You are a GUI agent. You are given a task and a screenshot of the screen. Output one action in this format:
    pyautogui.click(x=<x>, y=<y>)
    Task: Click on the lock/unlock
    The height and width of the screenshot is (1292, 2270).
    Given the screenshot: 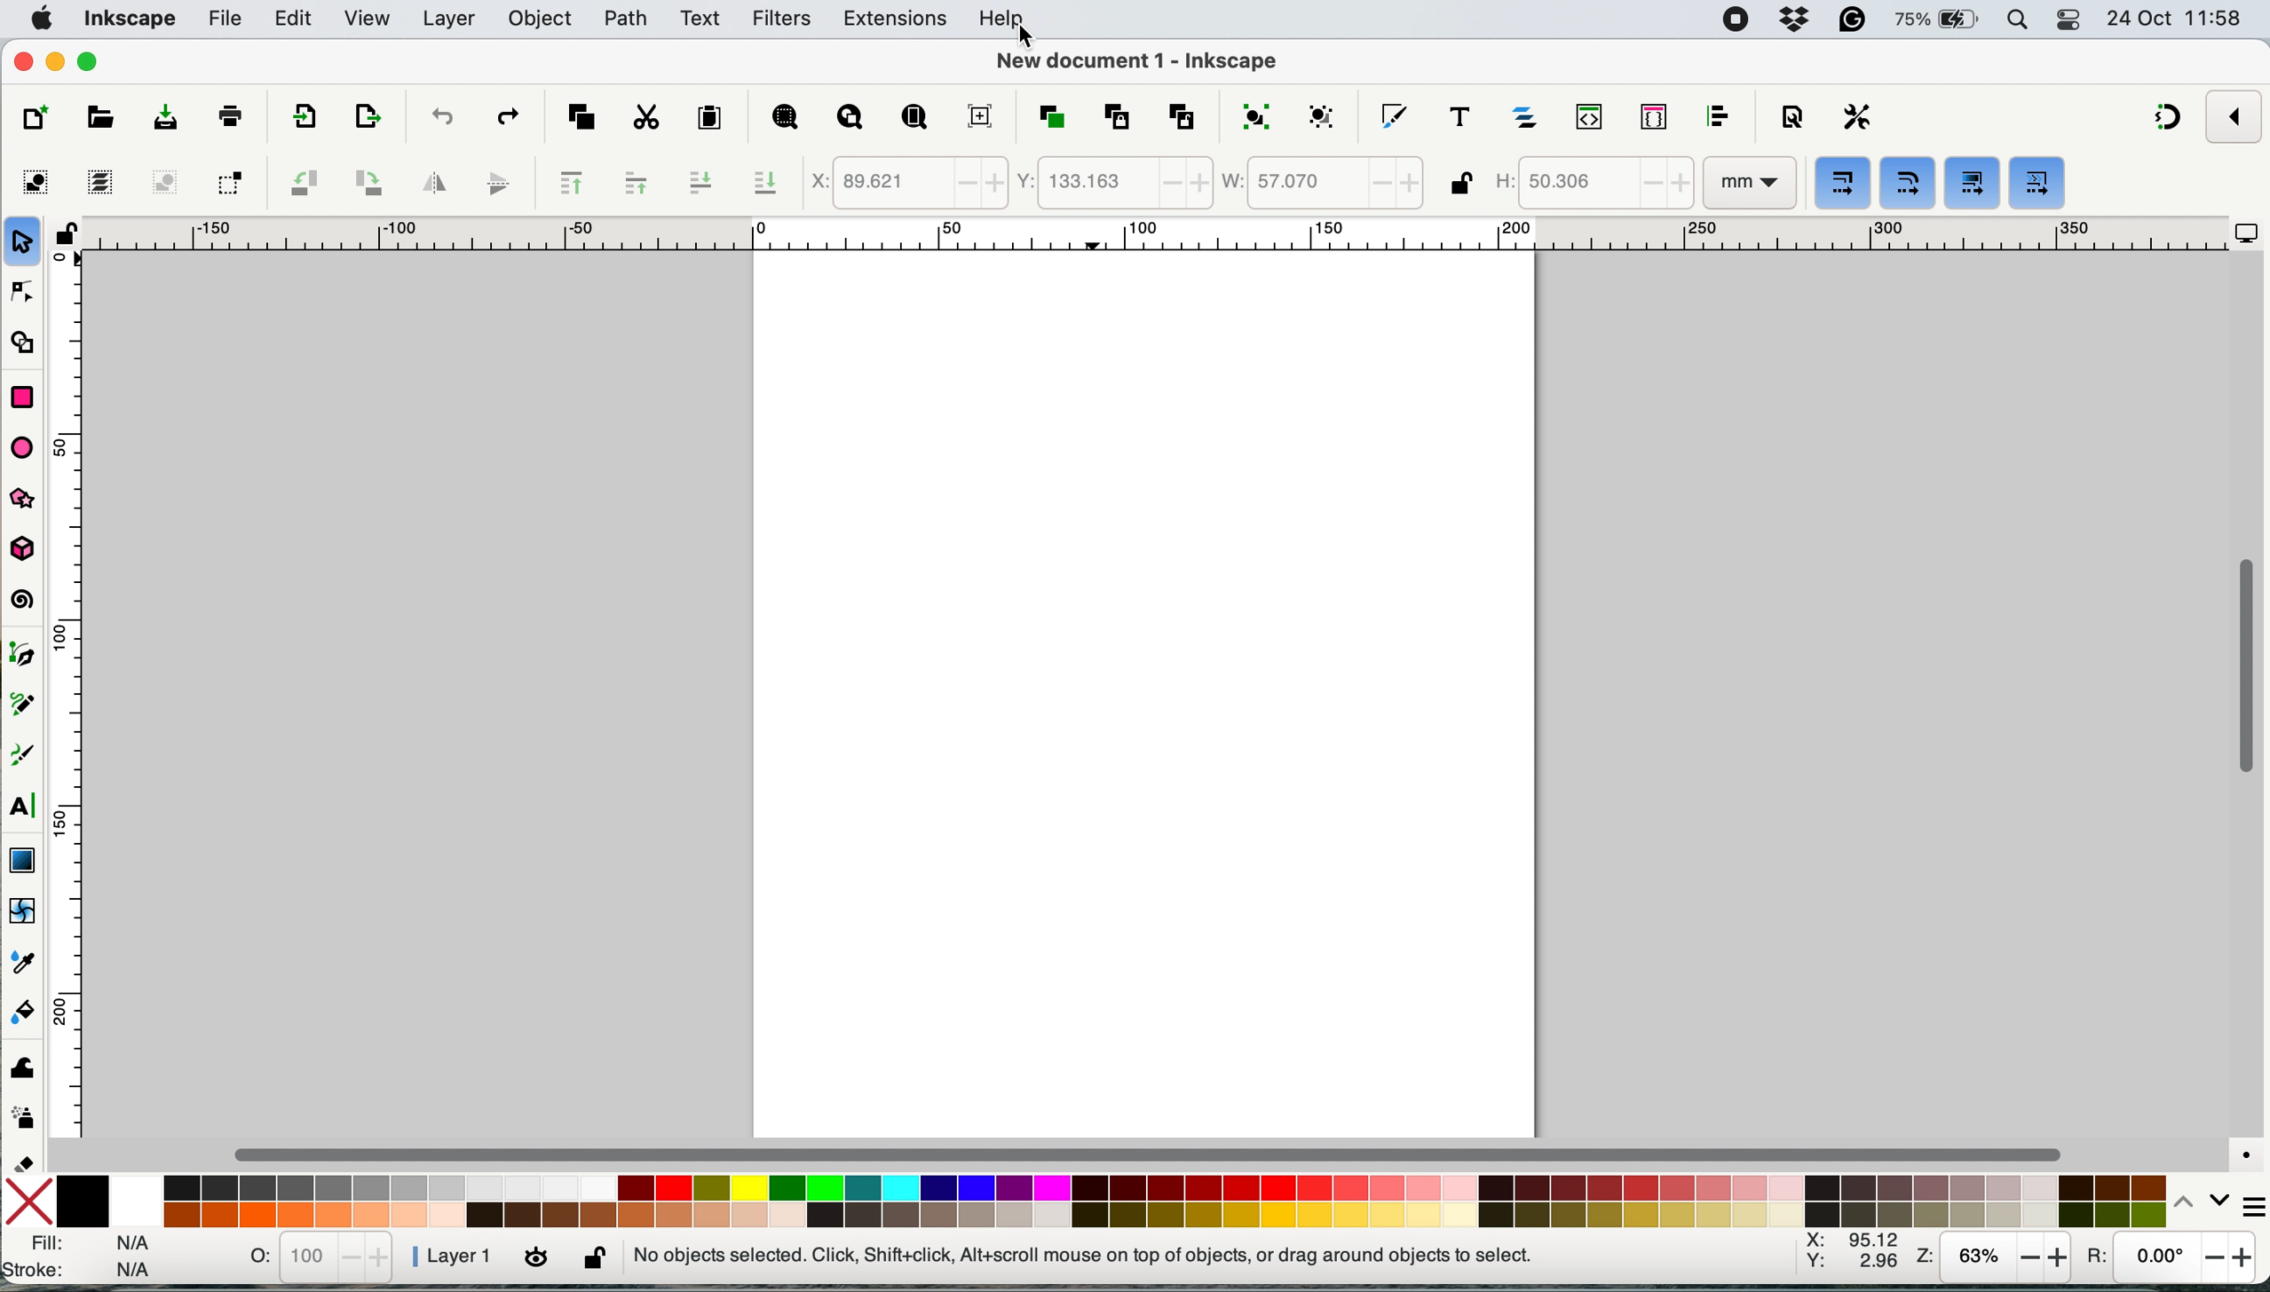 What is the action you would take?
    pyautogui.click(x=558, y=1257)
    